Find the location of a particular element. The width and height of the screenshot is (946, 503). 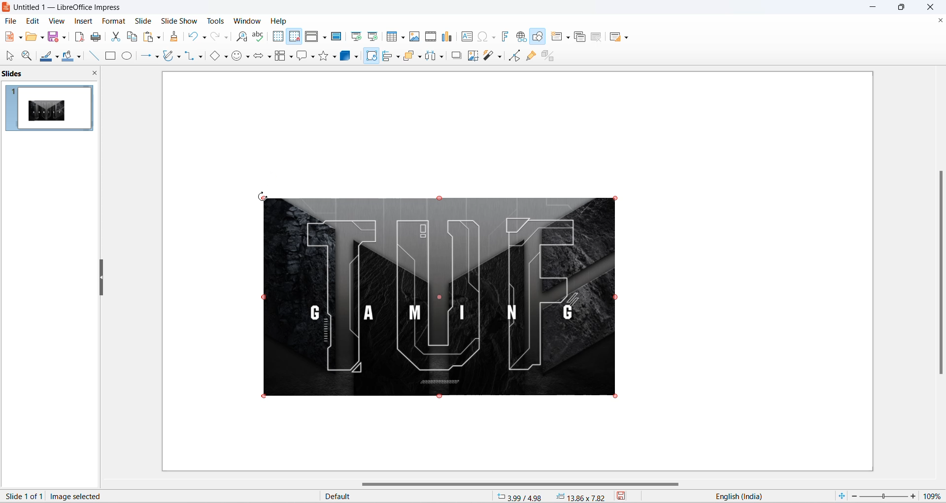

open file options is located at coordinates (42, 39).